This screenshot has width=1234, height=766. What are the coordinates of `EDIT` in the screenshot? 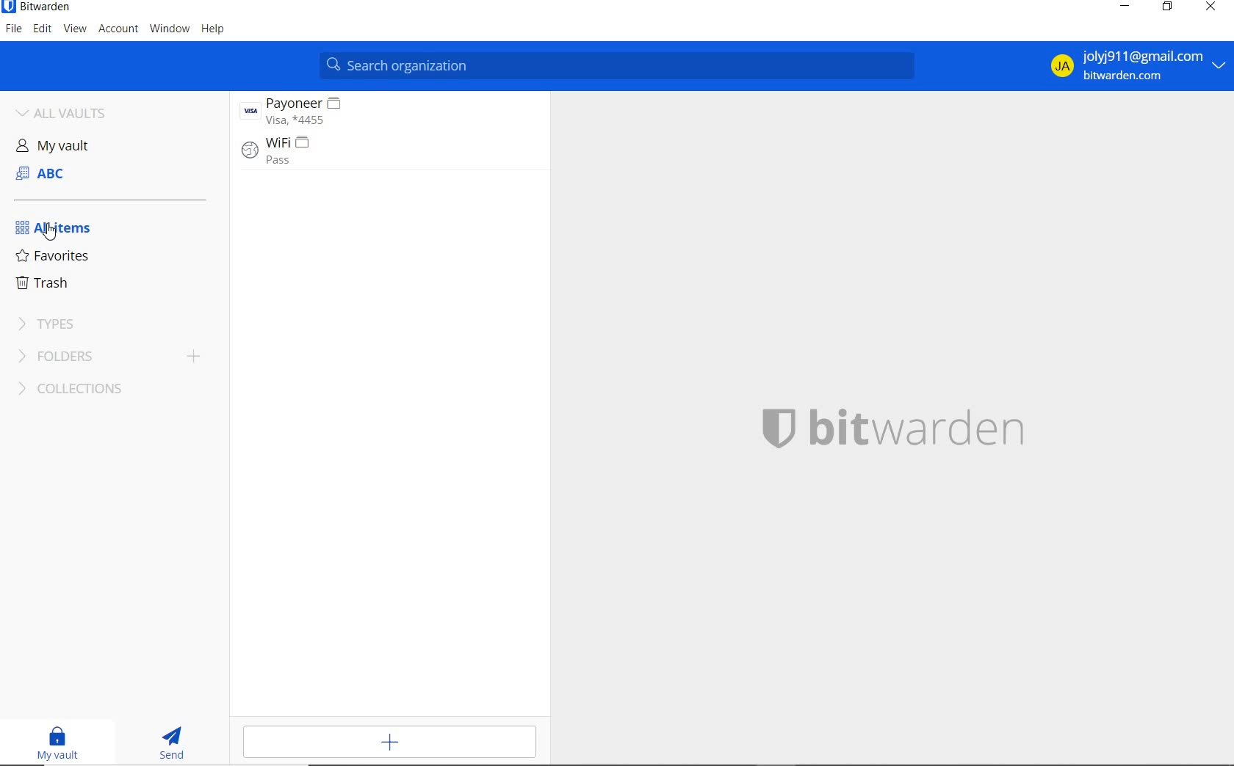 It's located at (43, 30).